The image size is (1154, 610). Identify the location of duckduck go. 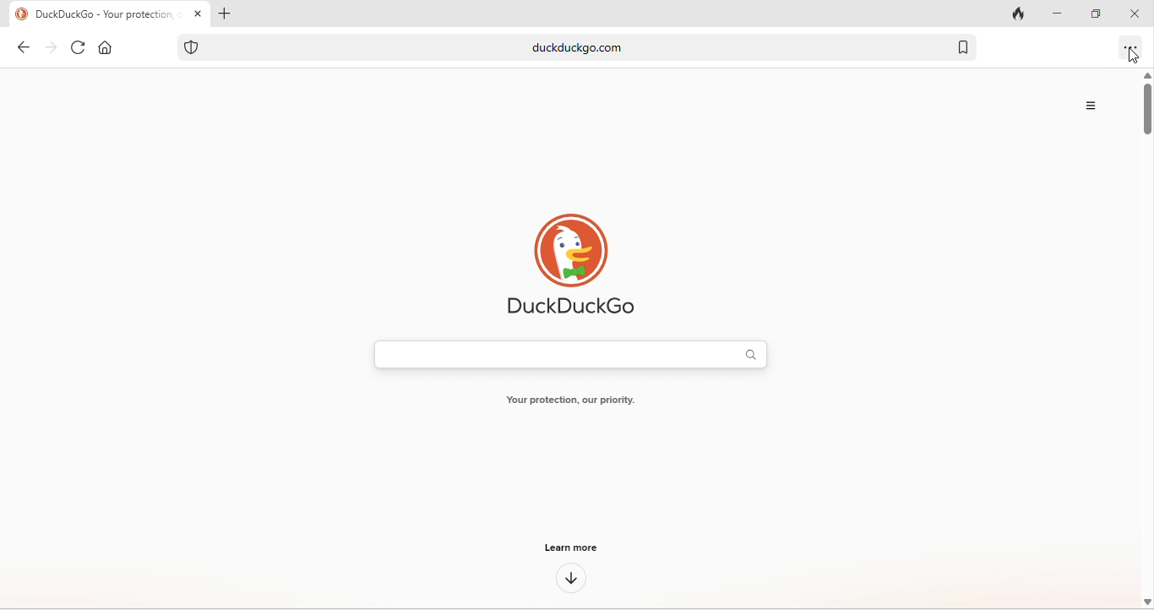
(581, 309).